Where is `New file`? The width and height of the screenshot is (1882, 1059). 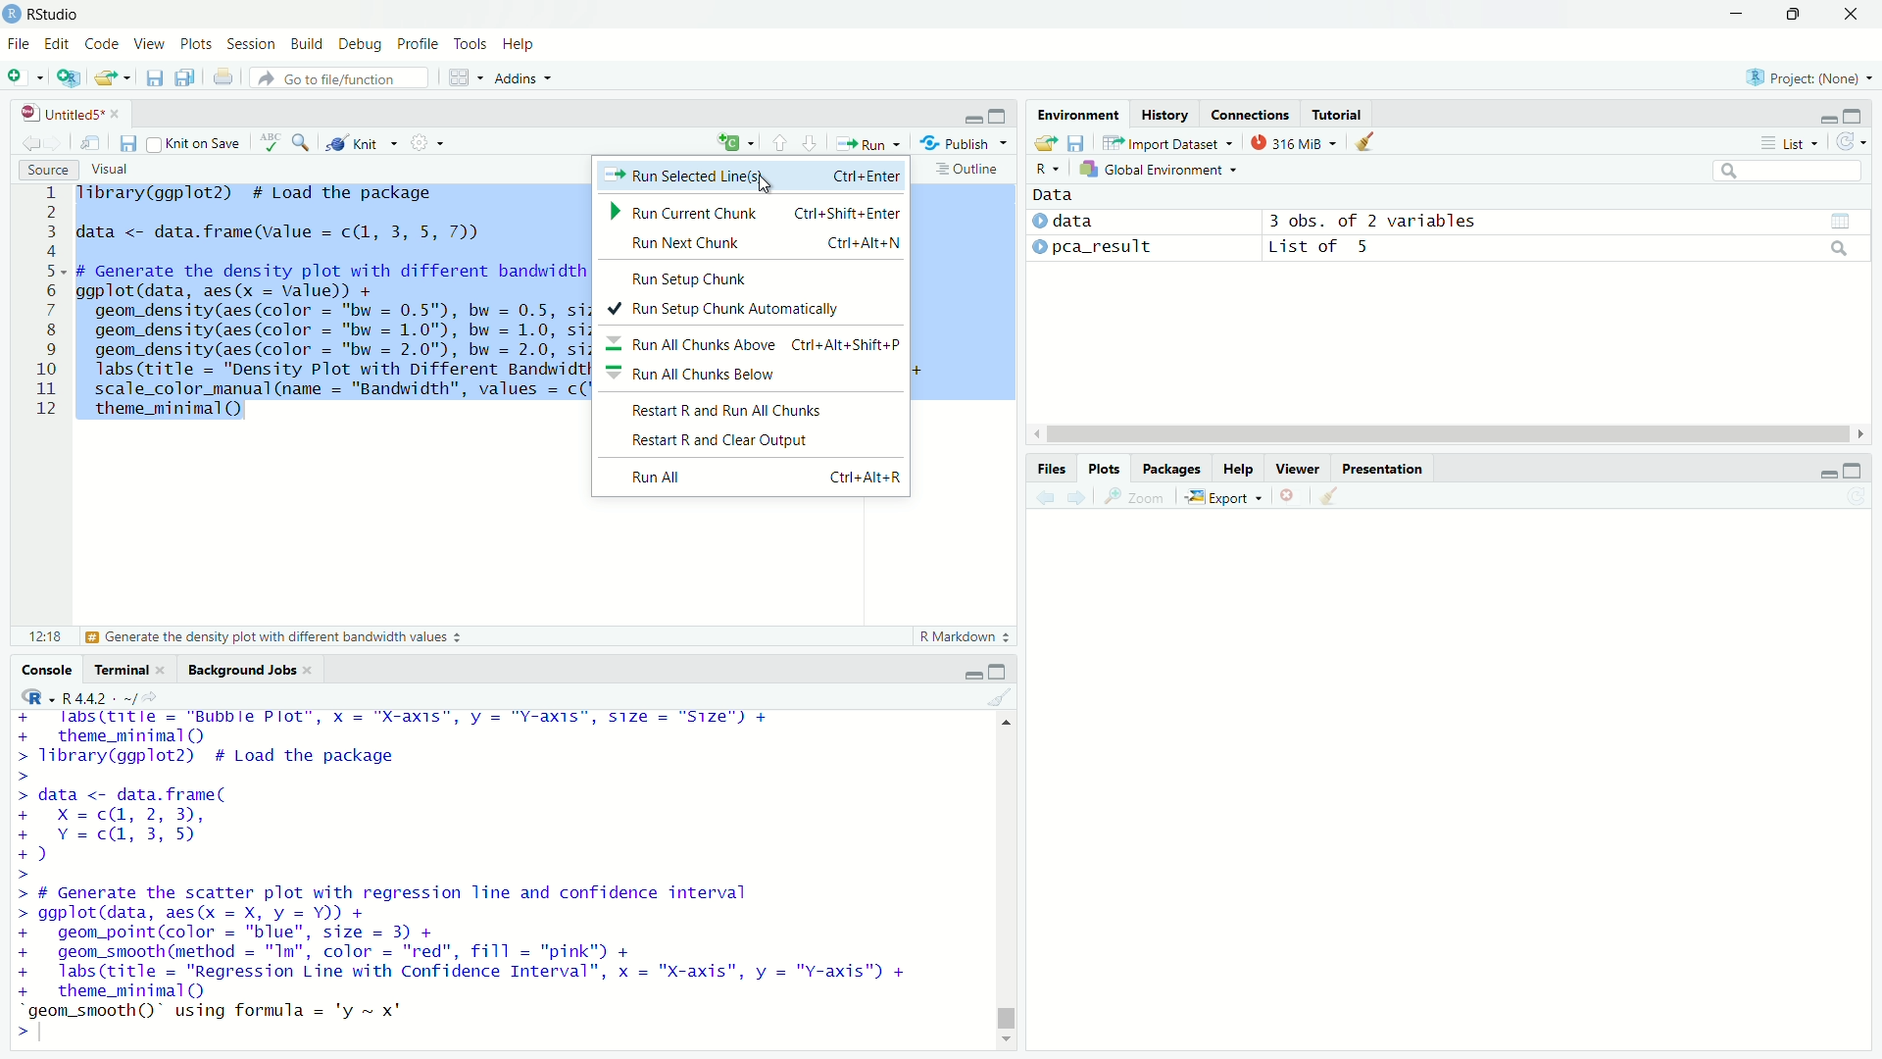
New file is located at coordinates (25, 76).